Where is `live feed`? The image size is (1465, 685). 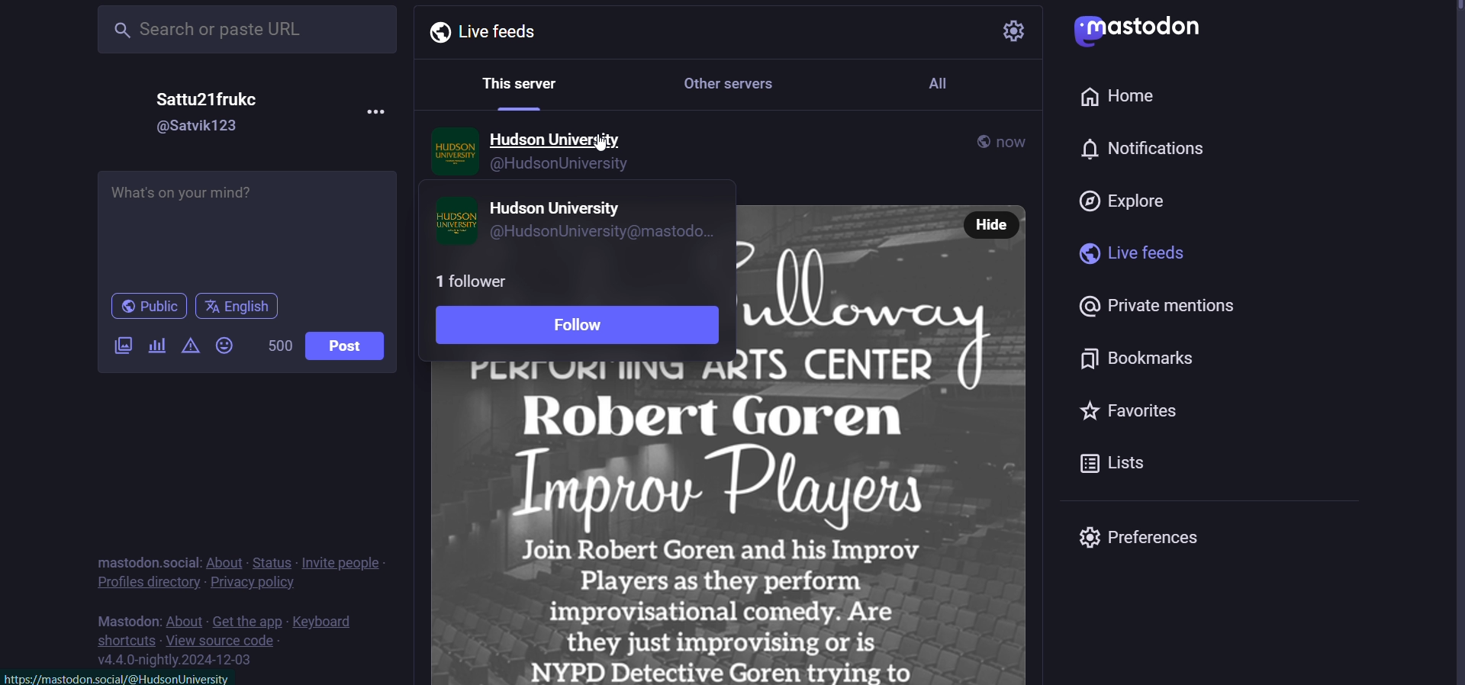
live feed is located at coordinates (1133, 254).